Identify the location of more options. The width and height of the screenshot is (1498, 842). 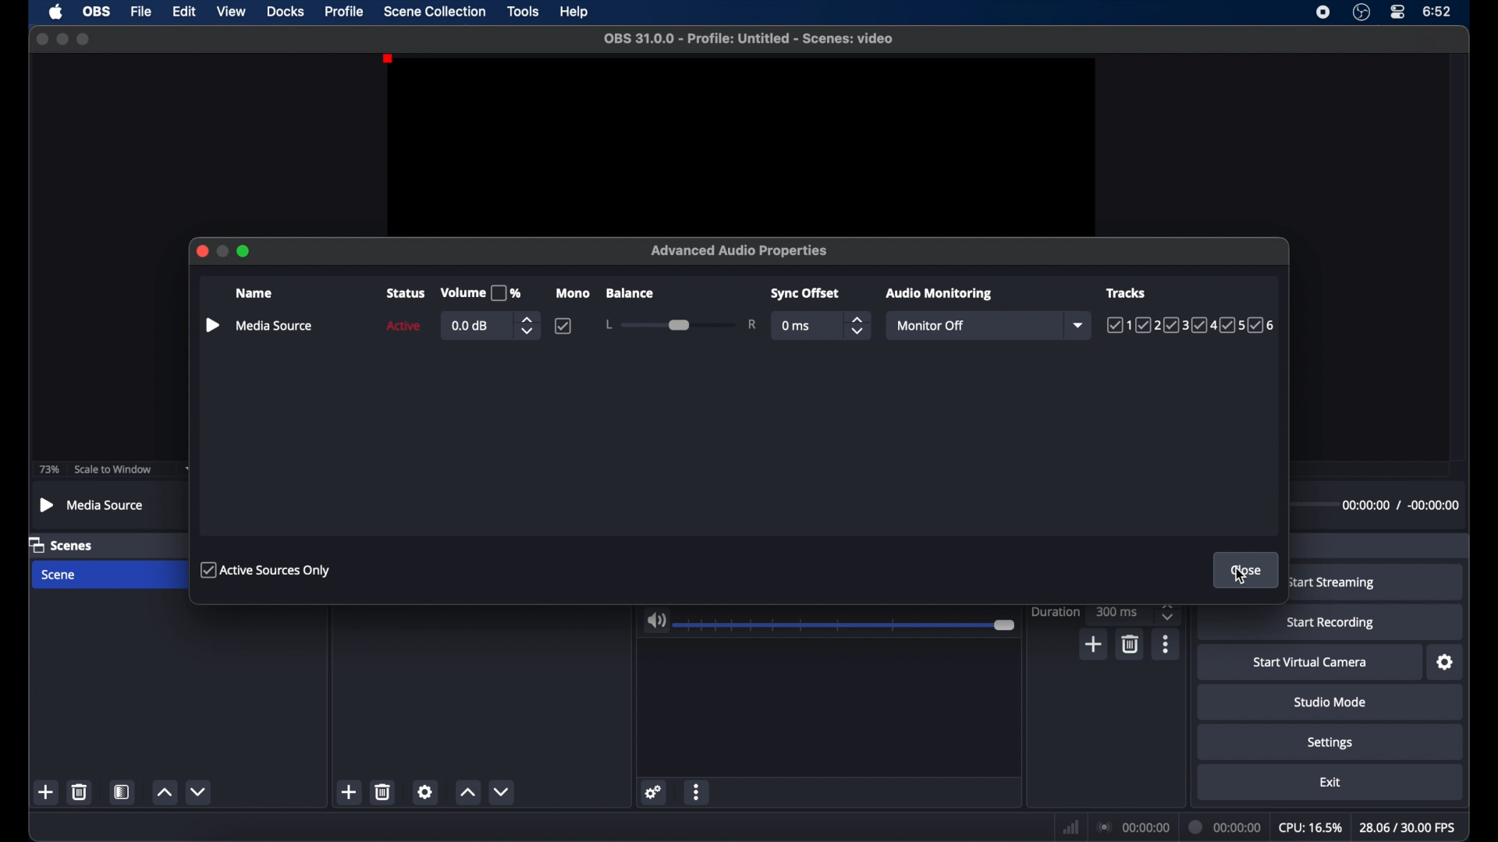
(698, 791).